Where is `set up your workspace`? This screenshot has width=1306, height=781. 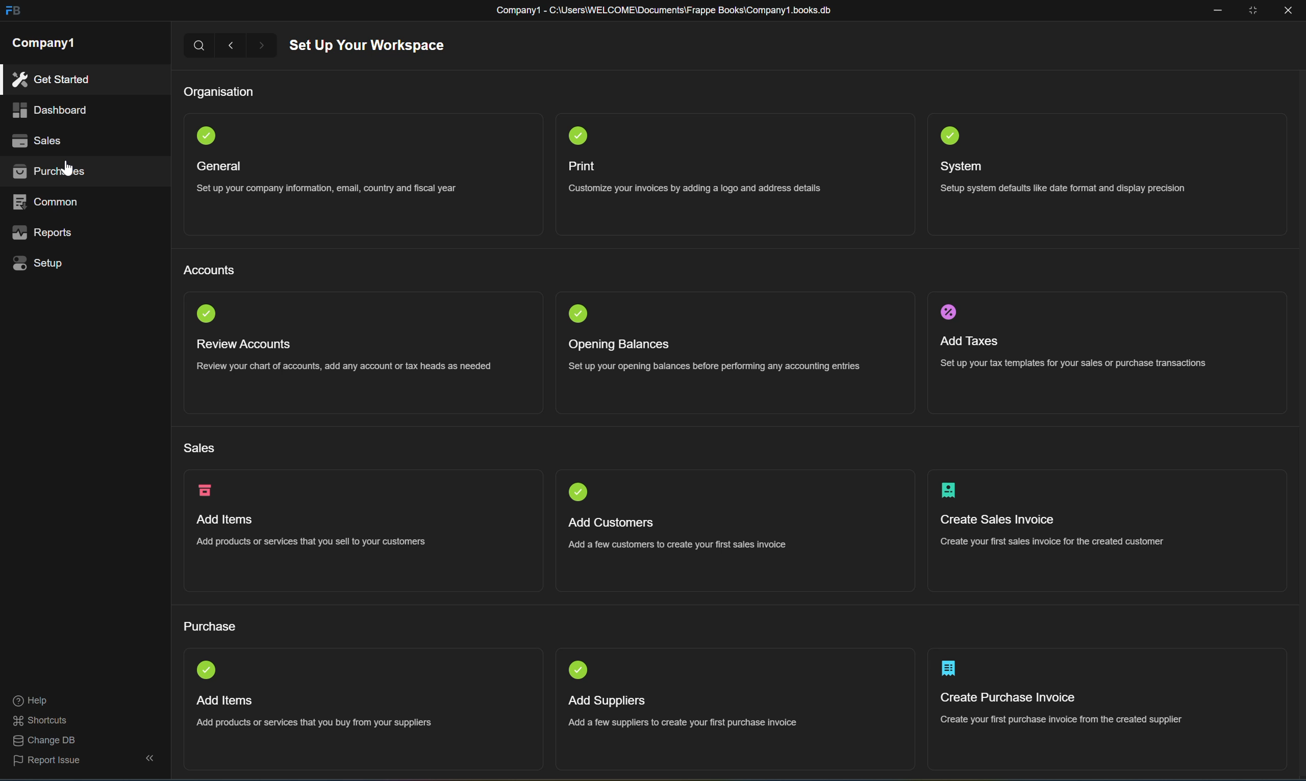 set up your workspace is located at coordinates (368, 46).